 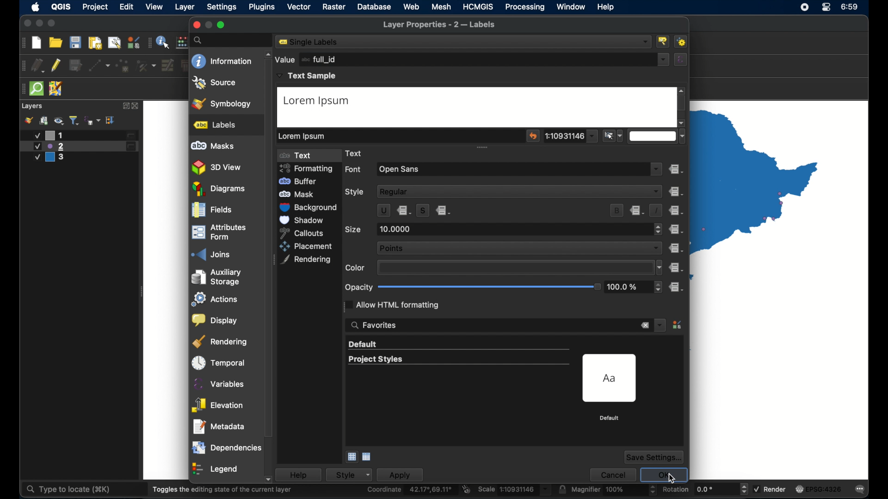 What do you see at coordinates (92, 121) in the screenshot?
I see `filter legend by expression` at bounding box center [92, 121].